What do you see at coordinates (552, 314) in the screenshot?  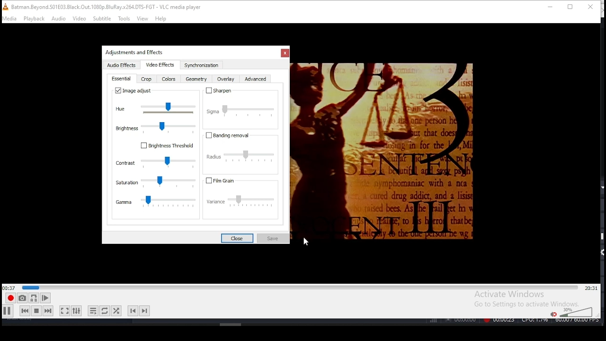 I see `mute/unmute` at bounding box center [552, 314].